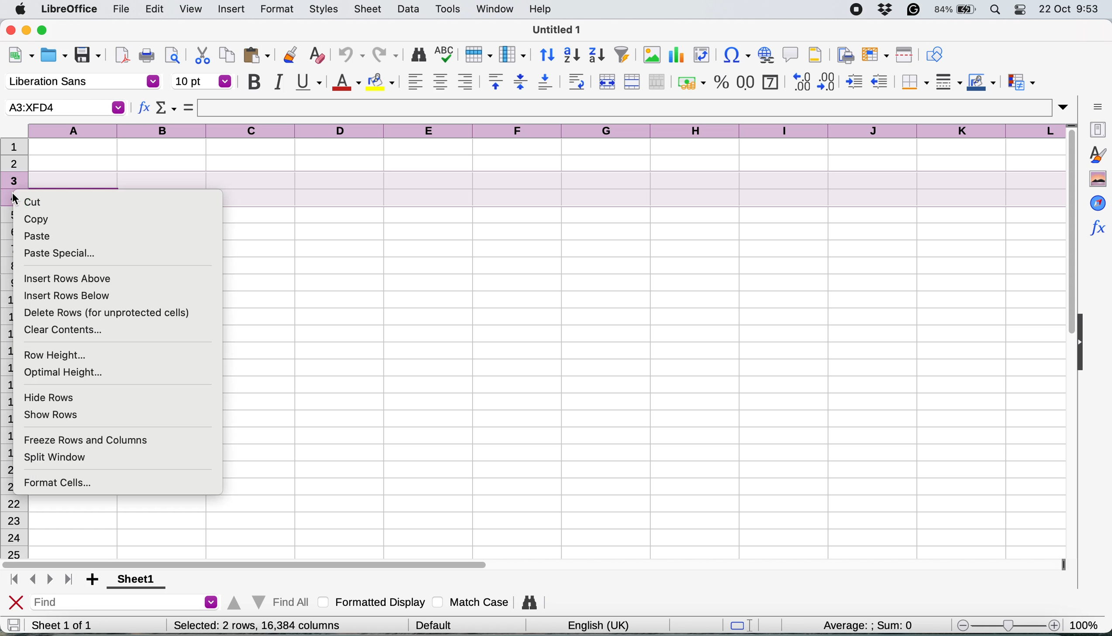 This screenshot has width=1112, height=636. What do you see at coordinates (82, 82) in the screenshot?
I see `font` at bounding box center [82, 82].